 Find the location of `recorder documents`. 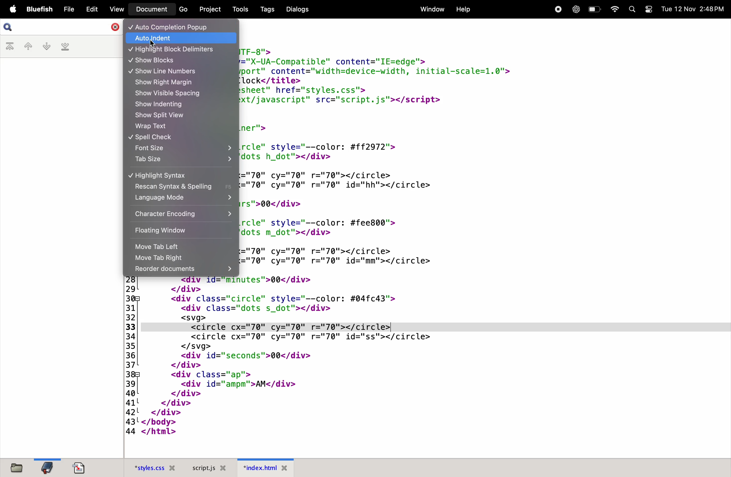

recorder documents is located at coordinates (182, 270).